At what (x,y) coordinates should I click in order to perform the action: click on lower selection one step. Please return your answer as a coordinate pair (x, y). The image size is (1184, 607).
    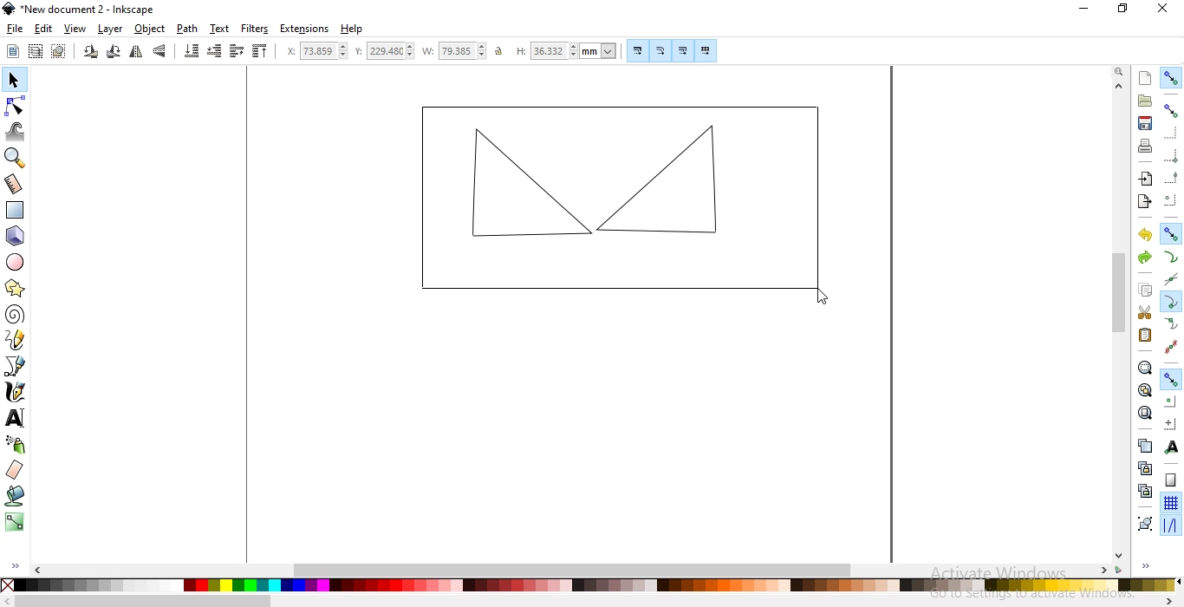
    Looking at the image, I should click on (215, 52).